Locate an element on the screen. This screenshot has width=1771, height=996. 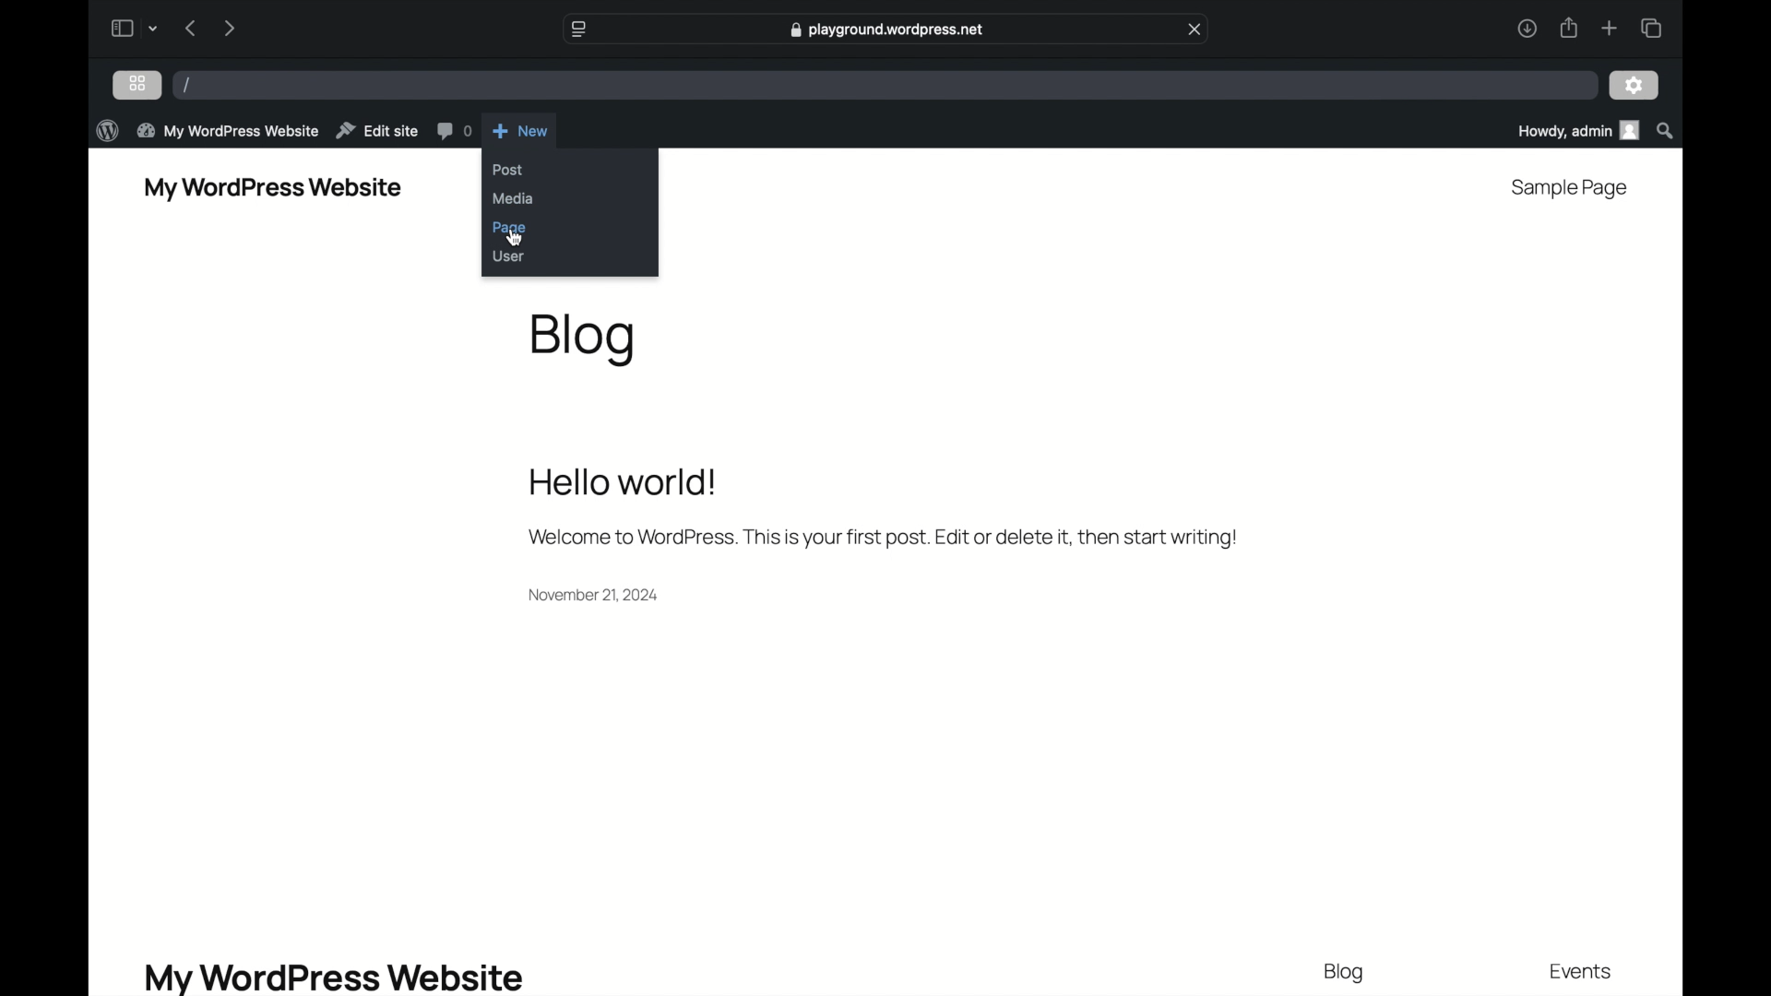
show tab overview is located at coordinates (1651, 28).